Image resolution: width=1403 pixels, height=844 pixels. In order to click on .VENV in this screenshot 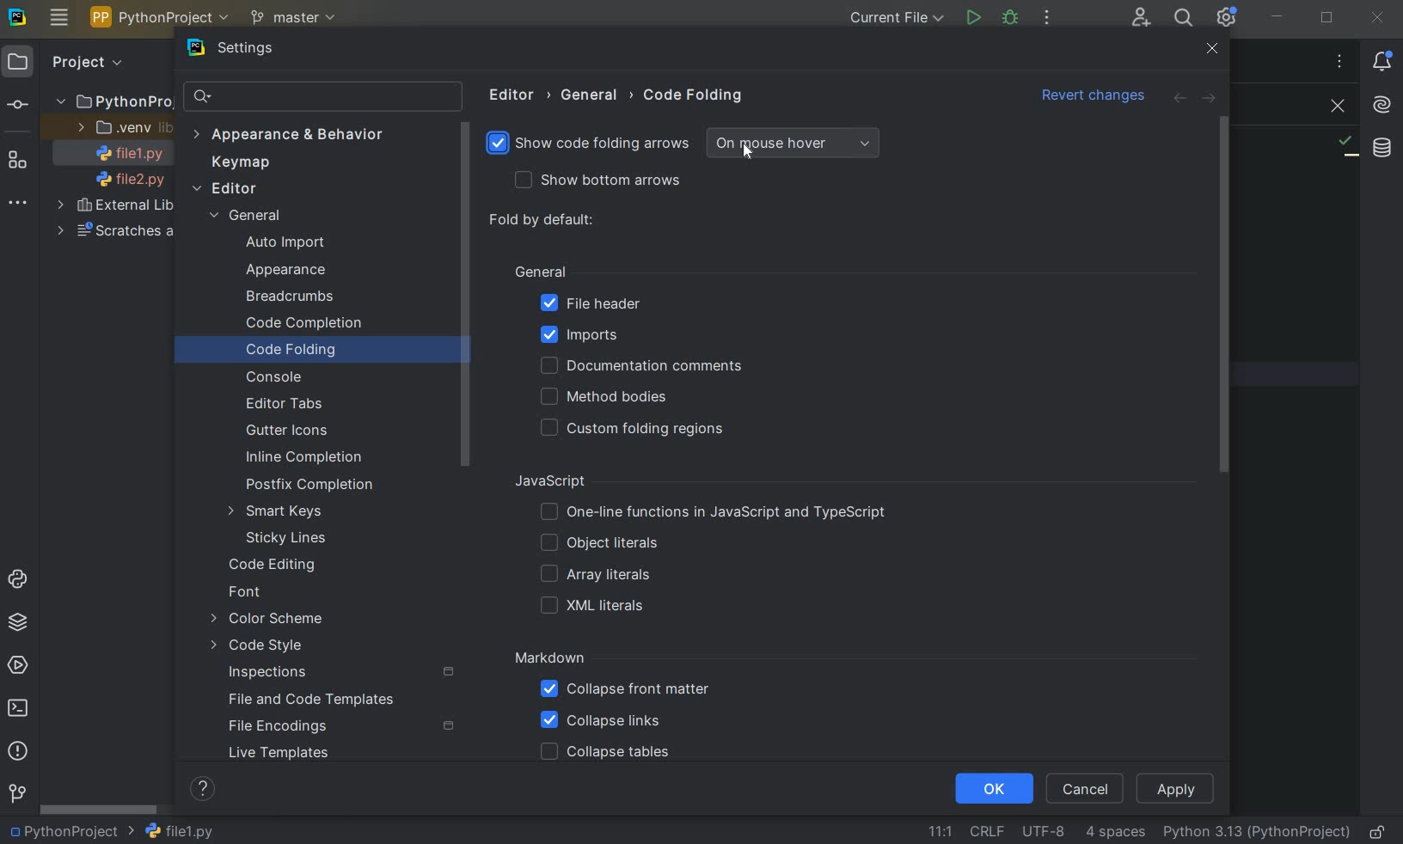, I will do `click(122, 128)`.